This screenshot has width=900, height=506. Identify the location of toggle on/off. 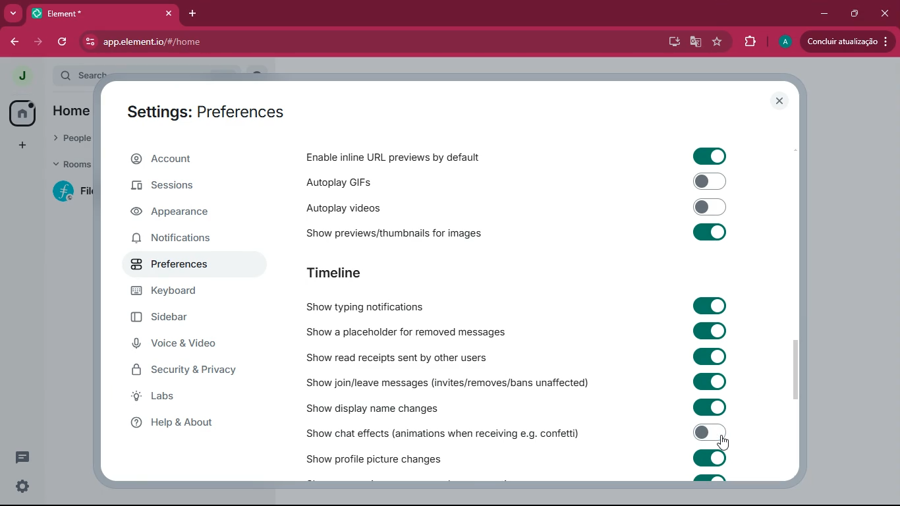
(709, 407).